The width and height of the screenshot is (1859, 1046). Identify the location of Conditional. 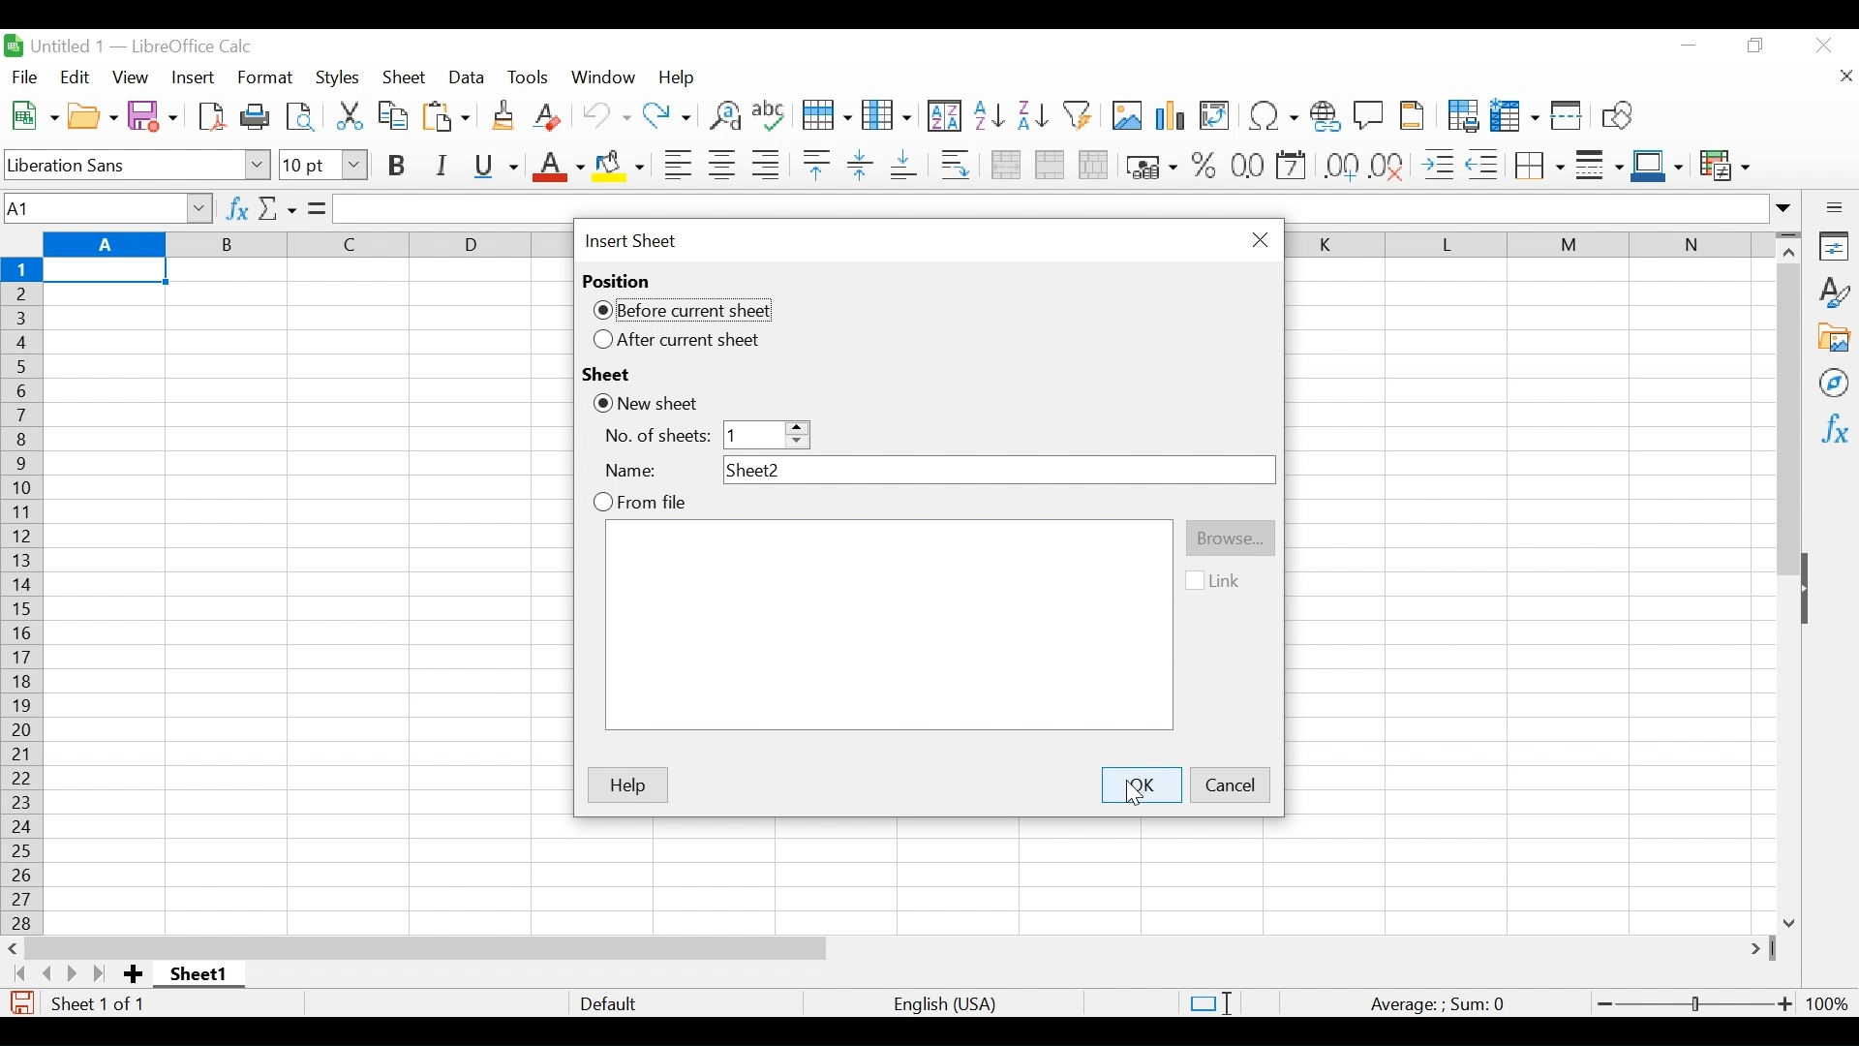
(1723, 168).